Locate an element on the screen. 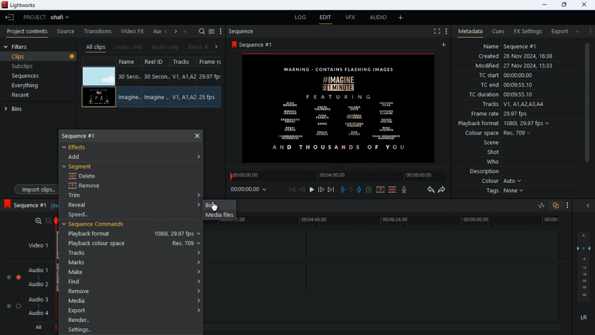 The width and height of the screenshot is (595, 335). project contents is located at coordinates (29, 32).